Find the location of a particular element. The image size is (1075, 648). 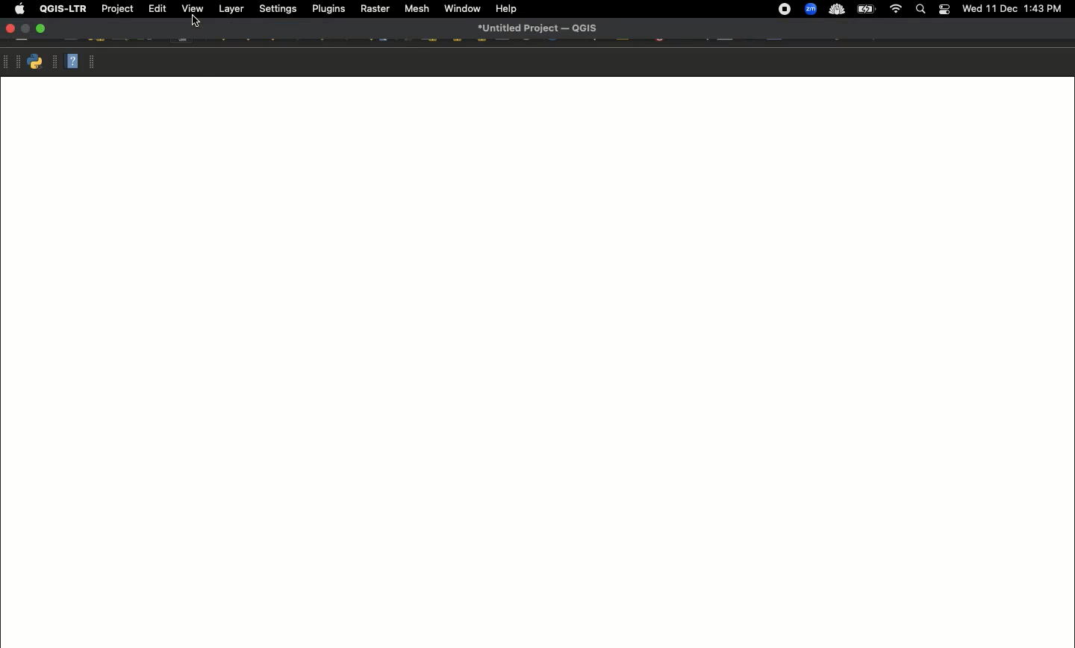

 is located at coordinates (839, 10).